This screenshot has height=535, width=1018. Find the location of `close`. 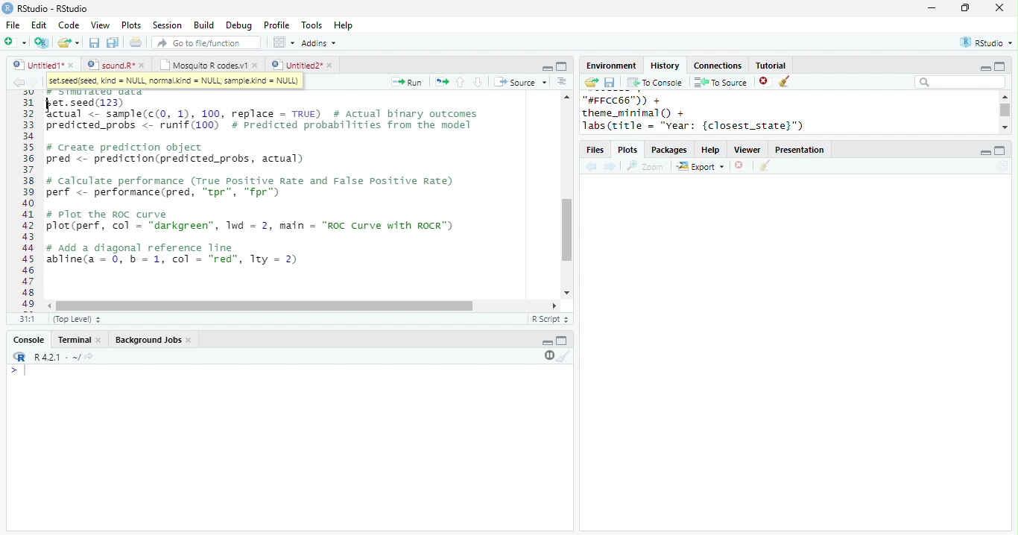

close is located at coordinates (1000, 7).